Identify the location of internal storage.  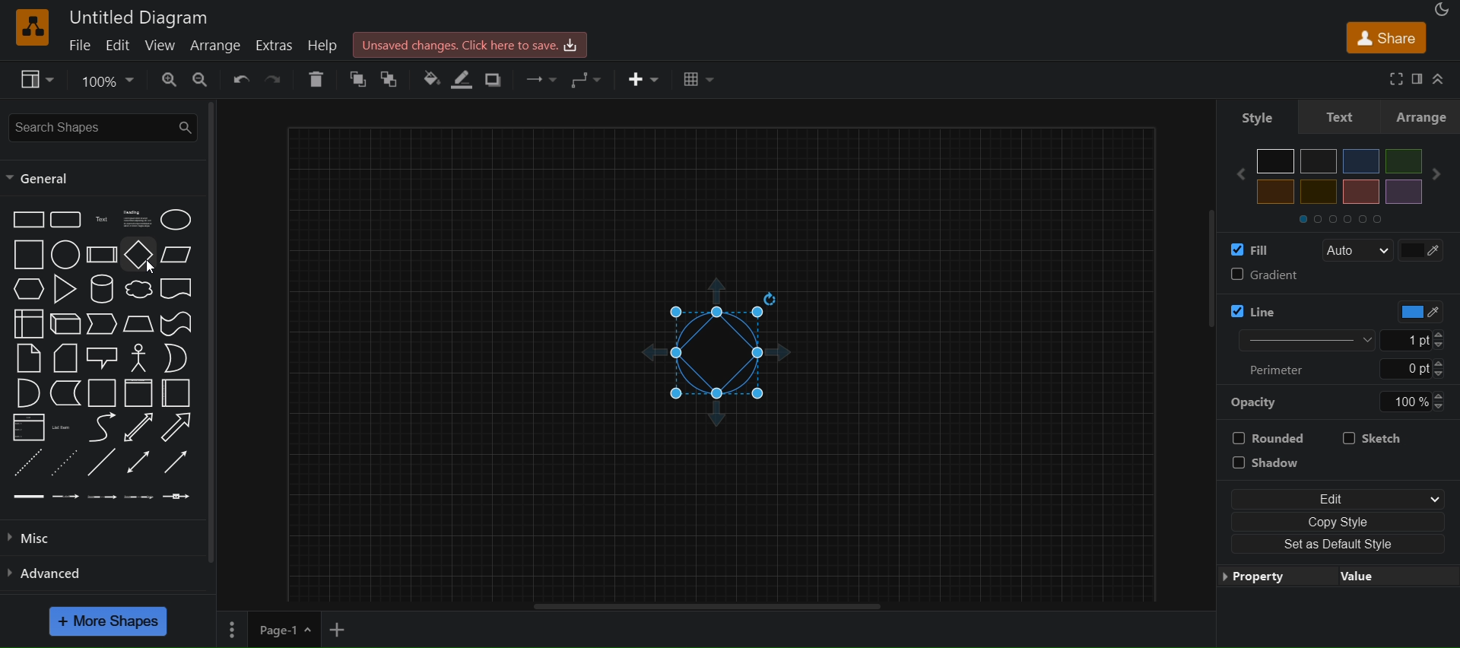
(27, 322).